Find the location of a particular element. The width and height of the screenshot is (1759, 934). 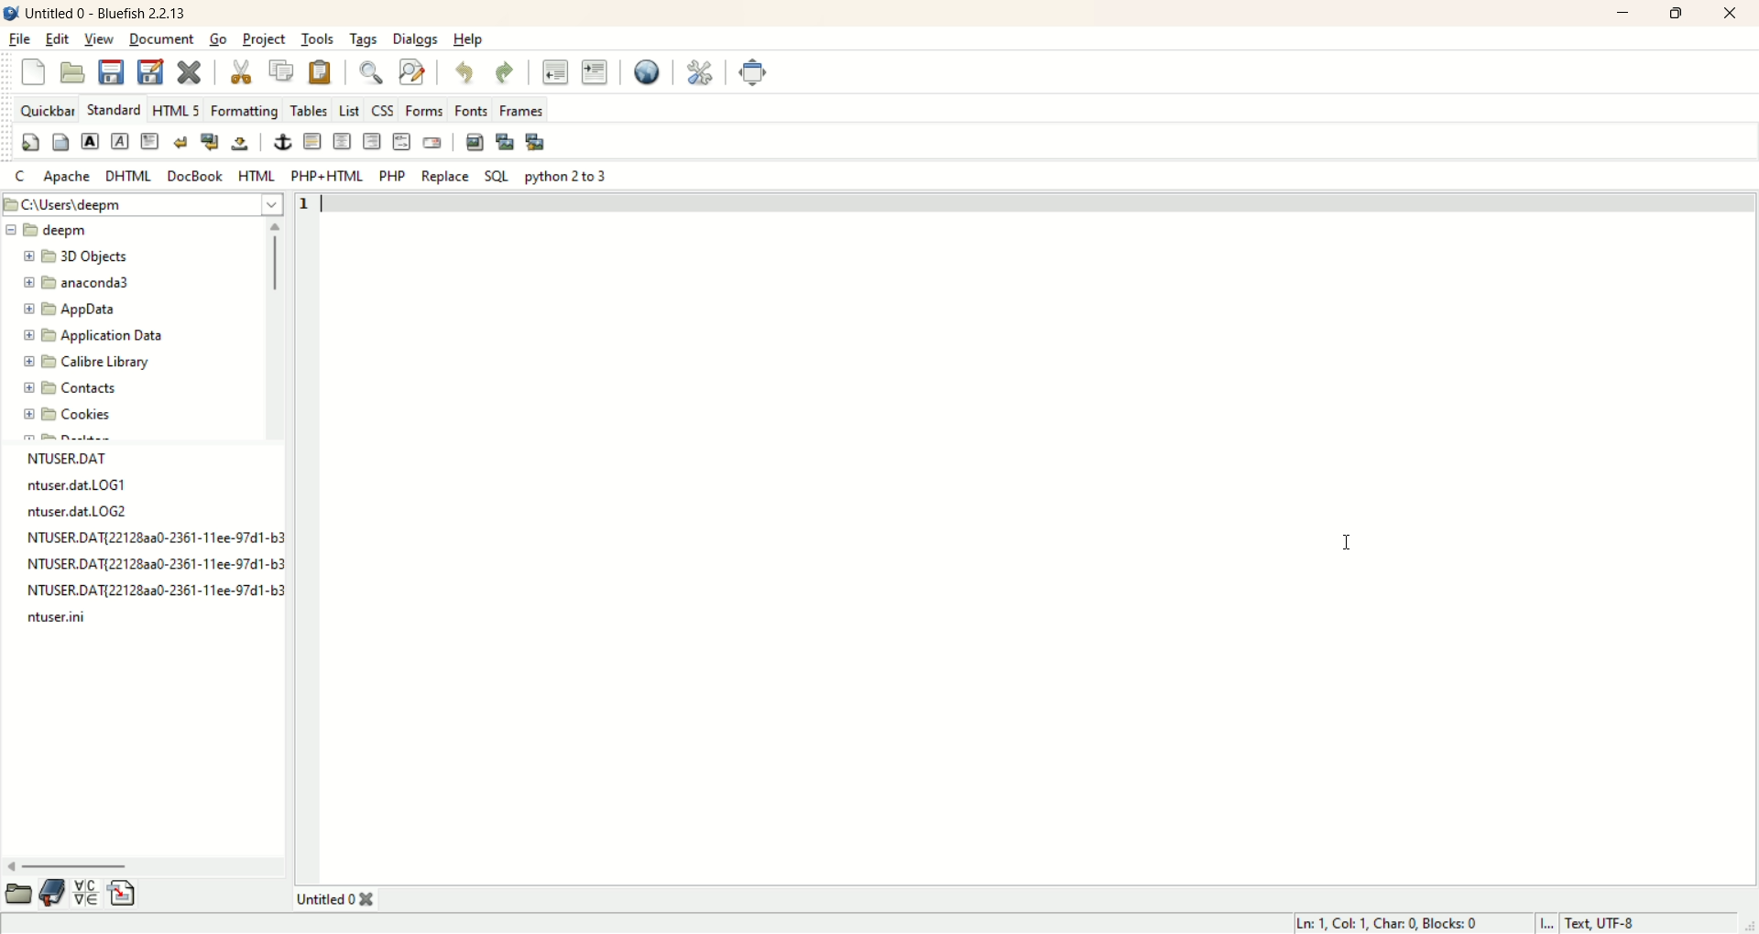

appdata is located at coordinates (69, 309).